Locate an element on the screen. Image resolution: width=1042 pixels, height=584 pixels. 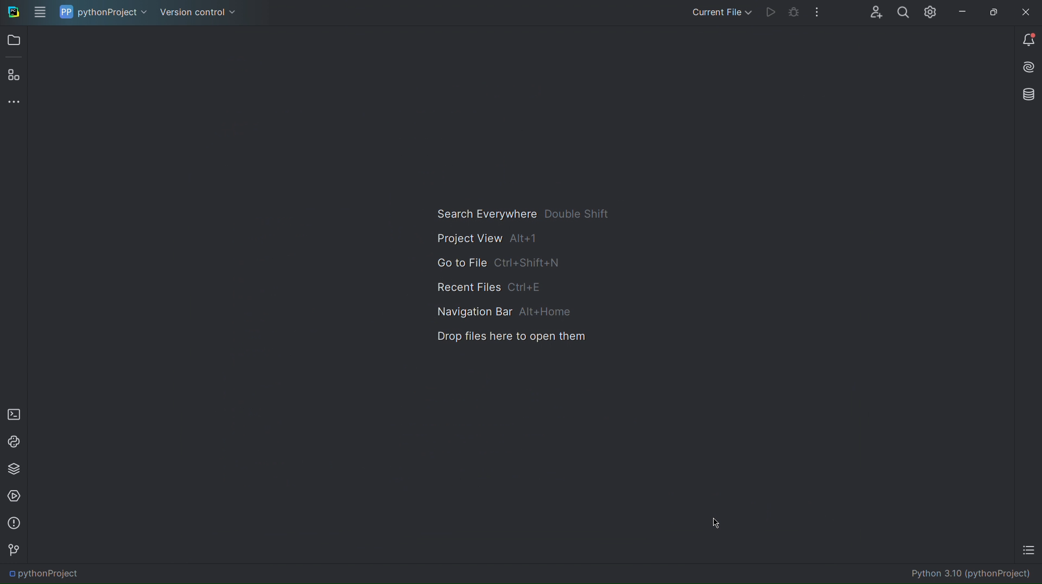
Drop files here to open them is located at coordinates (506, 338).